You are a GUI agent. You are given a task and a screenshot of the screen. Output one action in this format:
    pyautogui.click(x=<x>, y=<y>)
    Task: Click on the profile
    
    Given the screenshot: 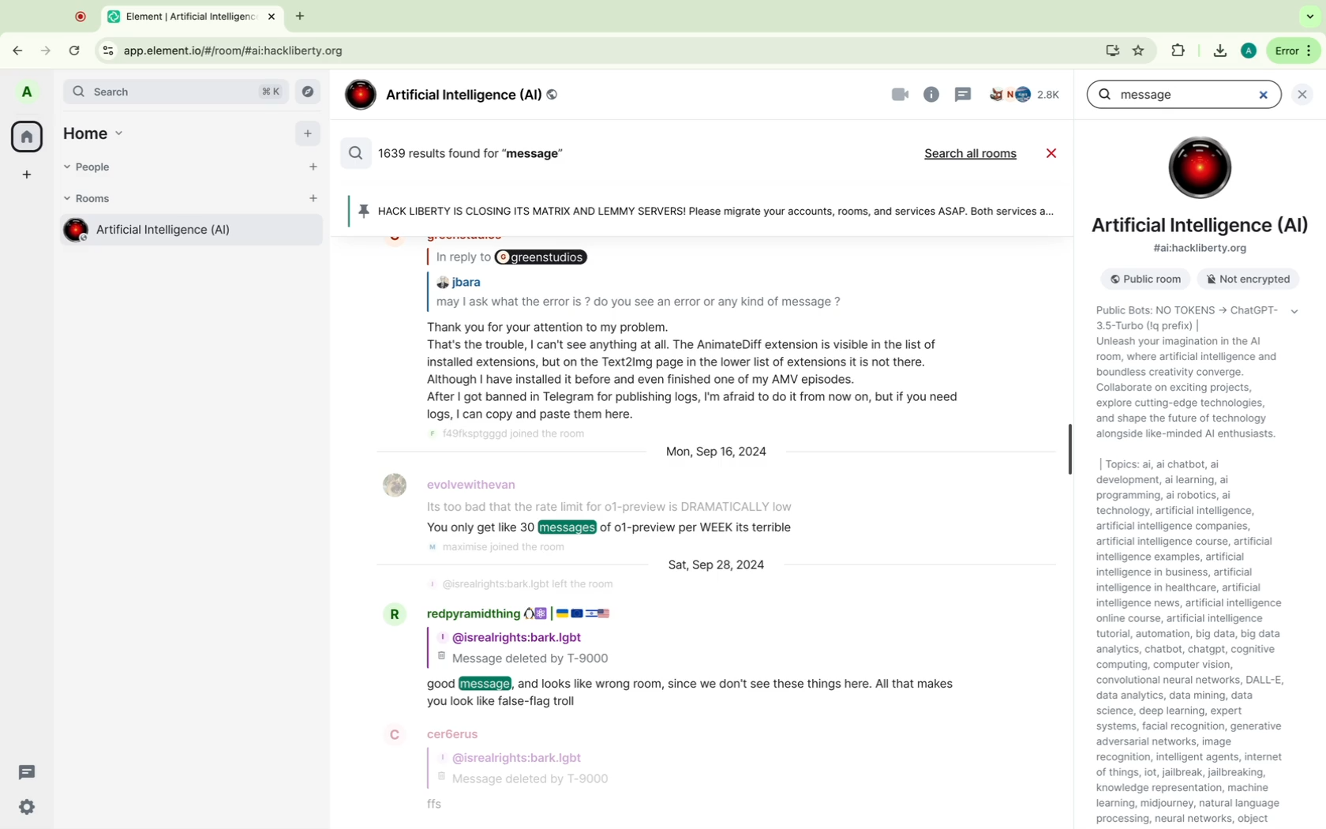 What is the action you would take?
    pyautogui.click(x=439, y=733)
    